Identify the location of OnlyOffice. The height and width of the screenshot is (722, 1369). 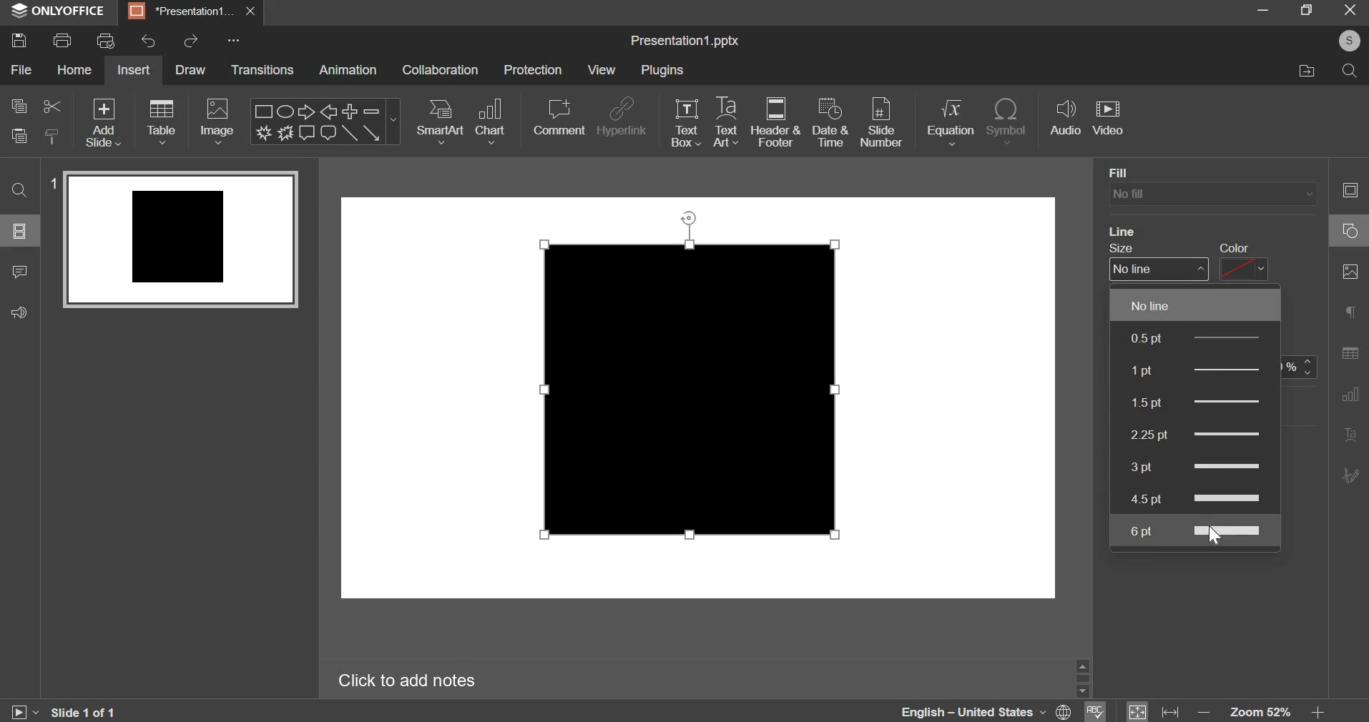
(59, 11).